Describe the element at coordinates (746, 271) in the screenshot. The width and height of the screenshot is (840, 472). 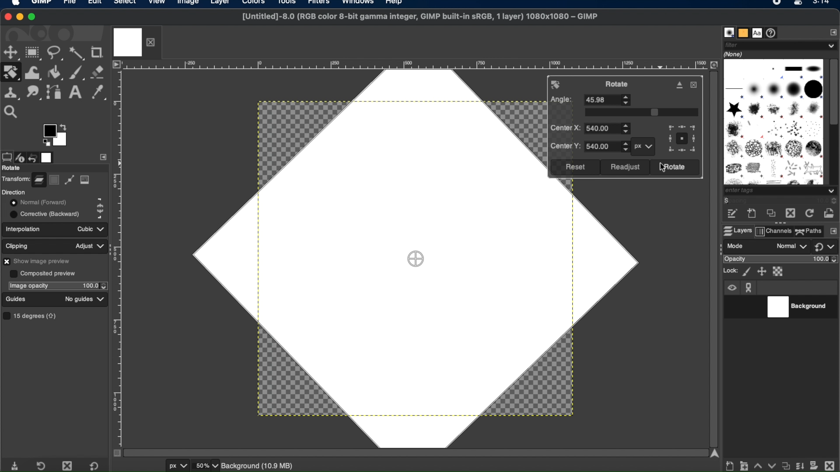
I see `lock pixels` at that location.